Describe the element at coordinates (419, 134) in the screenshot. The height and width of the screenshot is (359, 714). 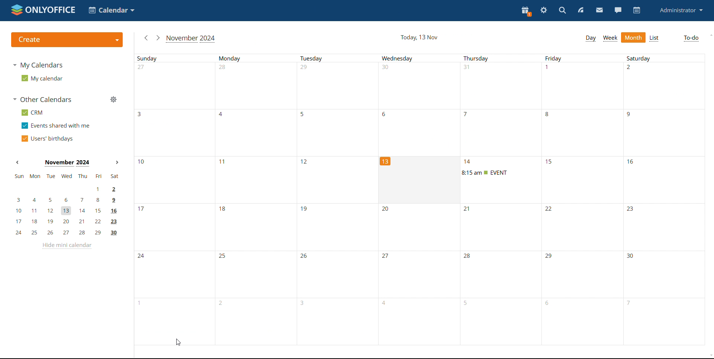
I see `unallocated time slots` at that location.